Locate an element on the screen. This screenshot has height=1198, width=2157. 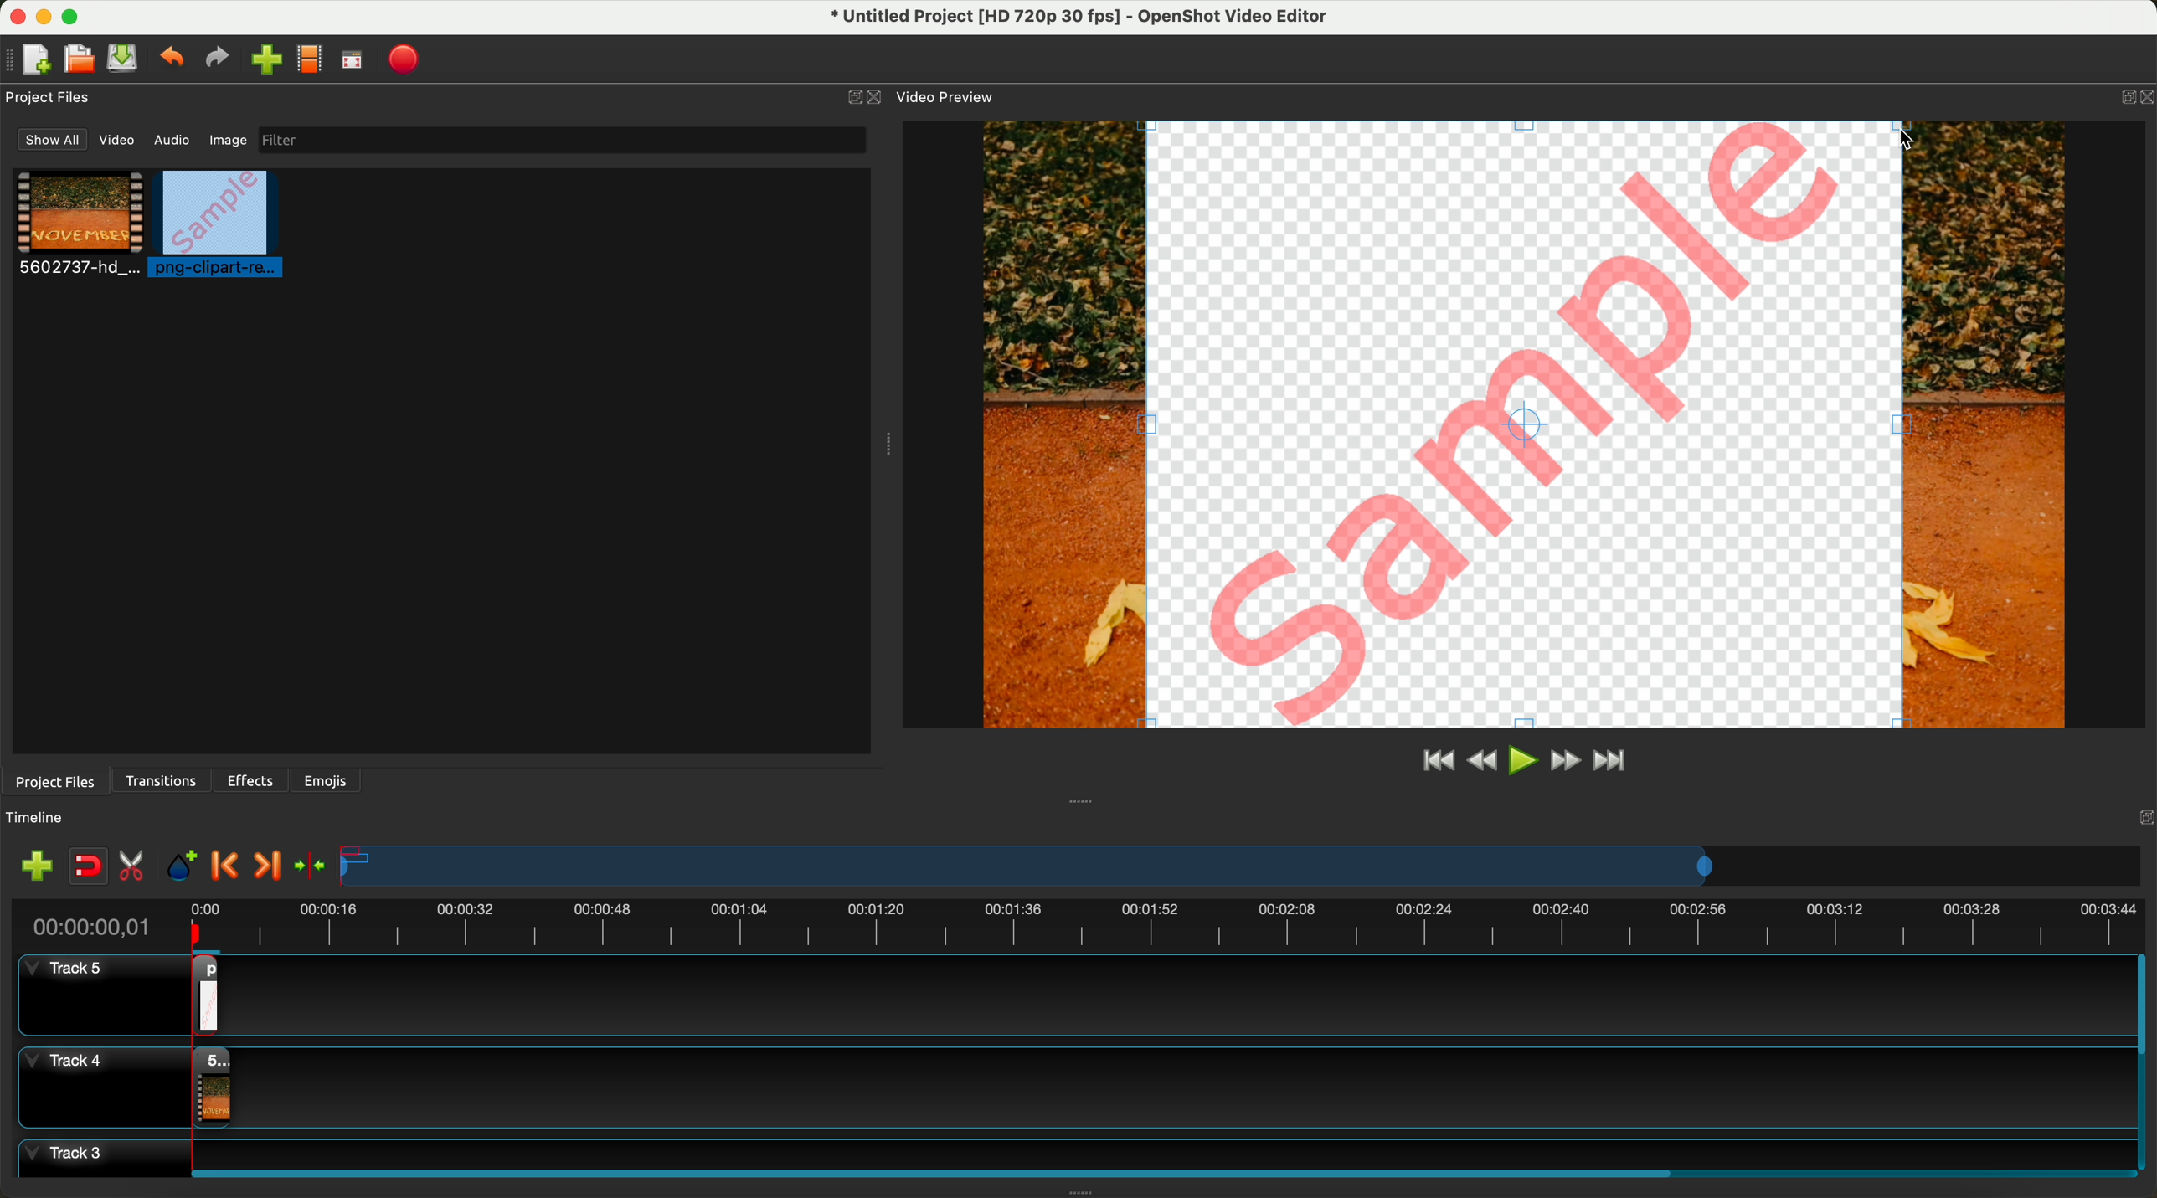
click to drag to minimize size image is located at coordinates (1898, 138).